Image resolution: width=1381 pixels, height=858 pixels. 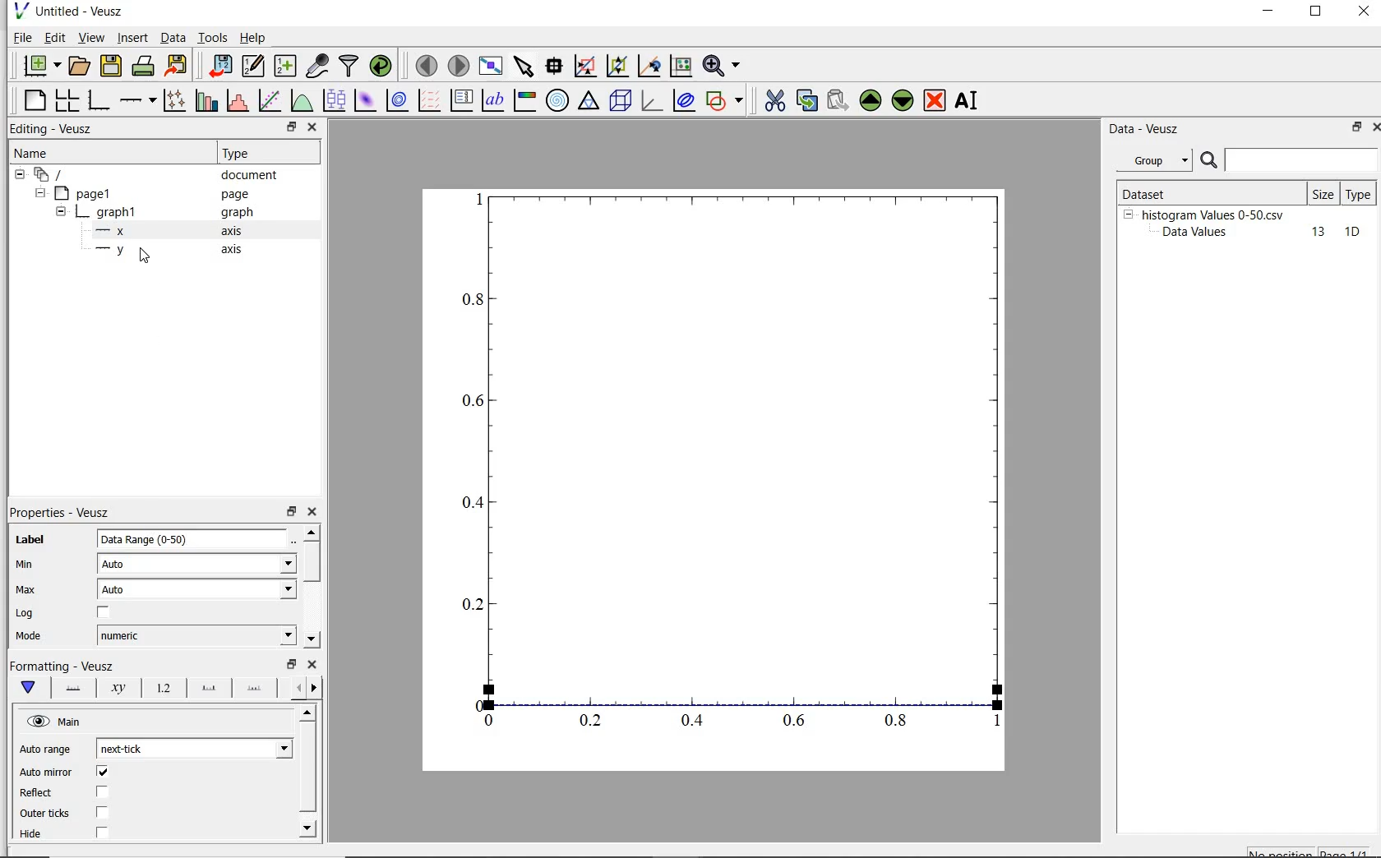 I want to click on | Mode, so click(x=29, y=638).